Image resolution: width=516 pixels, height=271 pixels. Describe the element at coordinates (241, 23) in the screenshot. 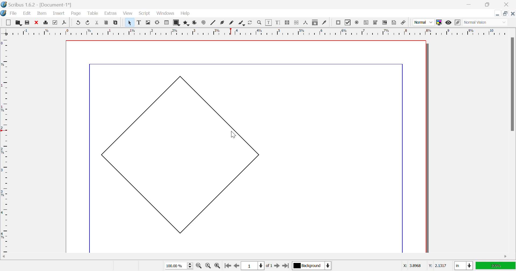

I see `Calligraphic line` at that location.